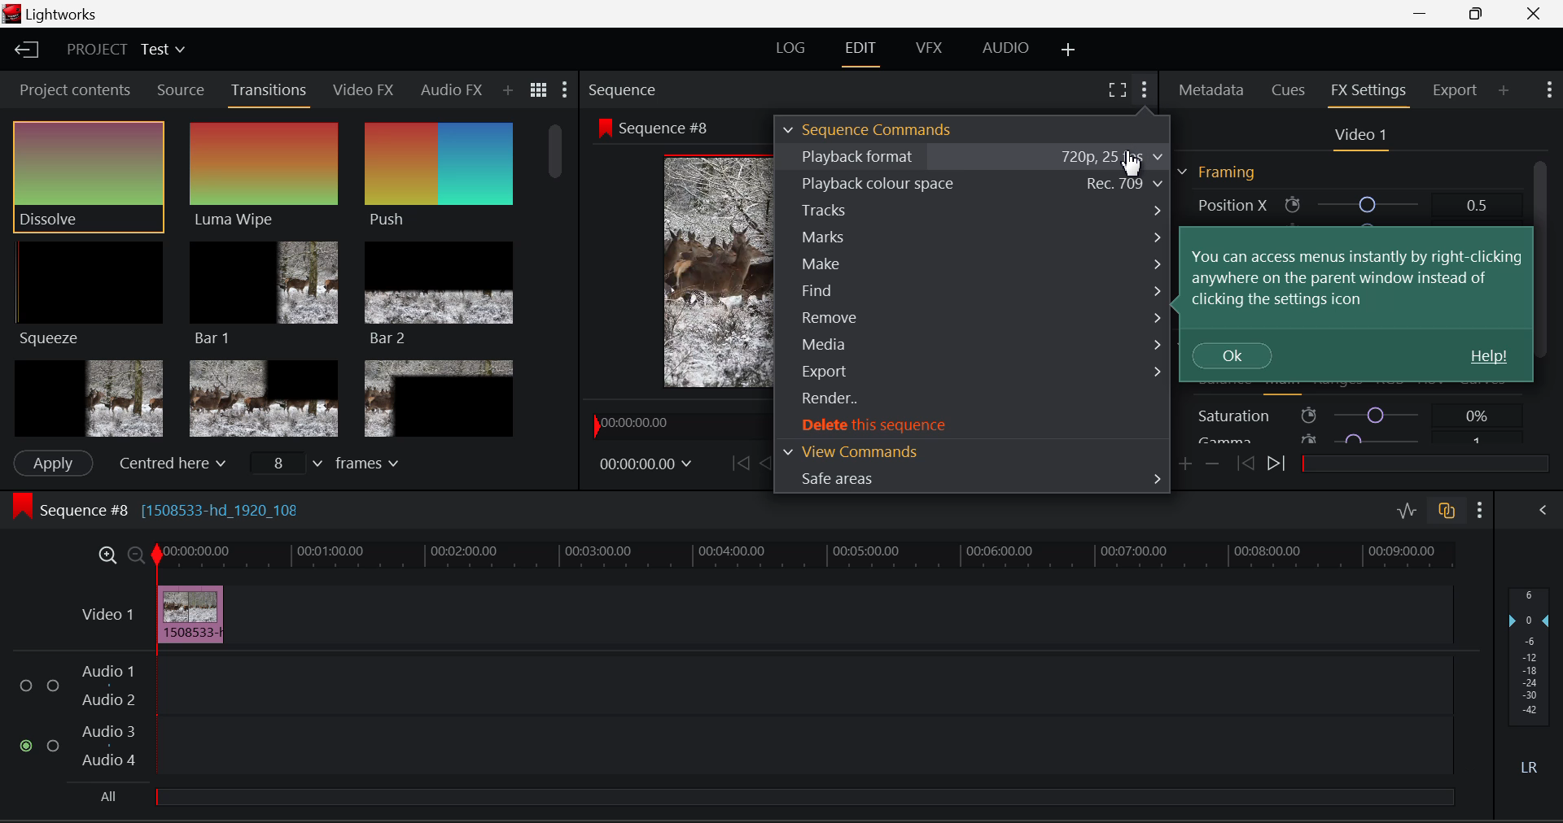 This screenshot has height=823, width=1563. What do you see at coordinates (972, 400) in the screenshot?
I see `Render` at bounding box center [972, 400].